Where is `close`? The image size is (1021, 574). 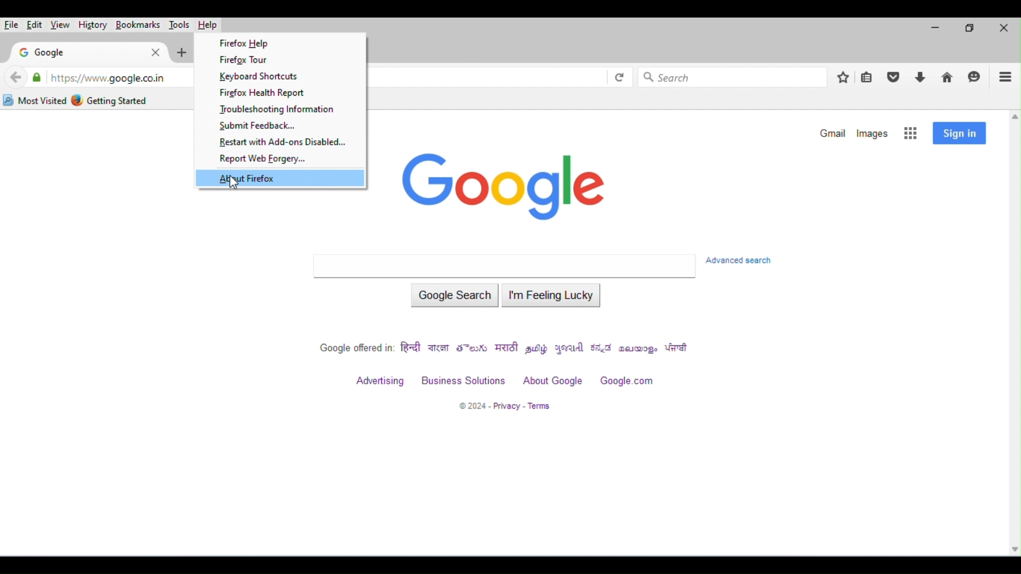 close is located at coordinates (1003, 28).